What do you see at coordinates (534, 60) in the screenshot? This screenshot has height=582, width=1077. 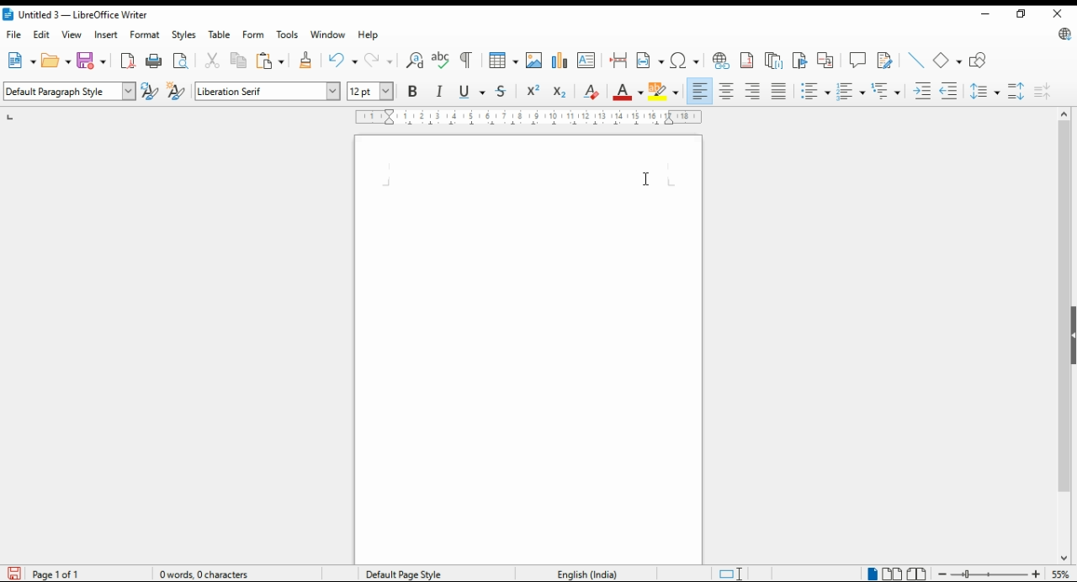 I see `insert image` at bounding box center [534, 60].